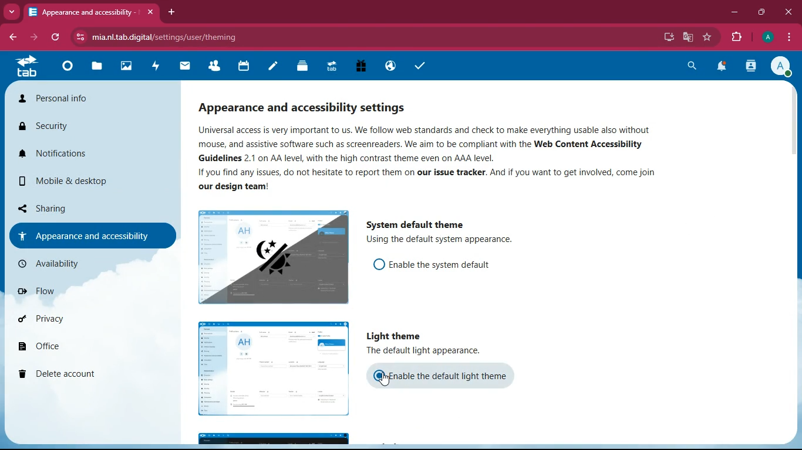 Image resolution: width=802 pixels, height=450 pixels. Describe the element at coordinates (126, 67) in the screenshot. I see `images` at that location.